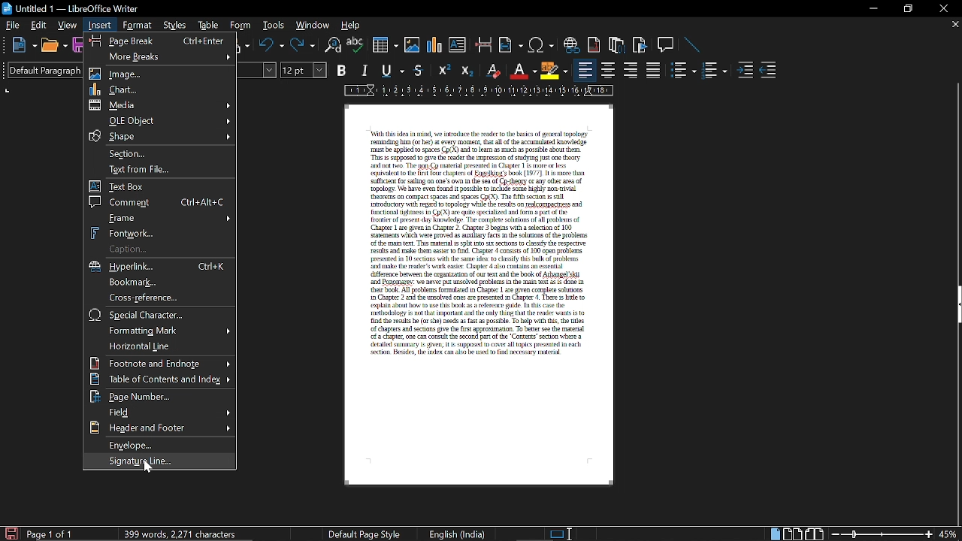  I want to click on insert hyprelink, so click(571, 44).